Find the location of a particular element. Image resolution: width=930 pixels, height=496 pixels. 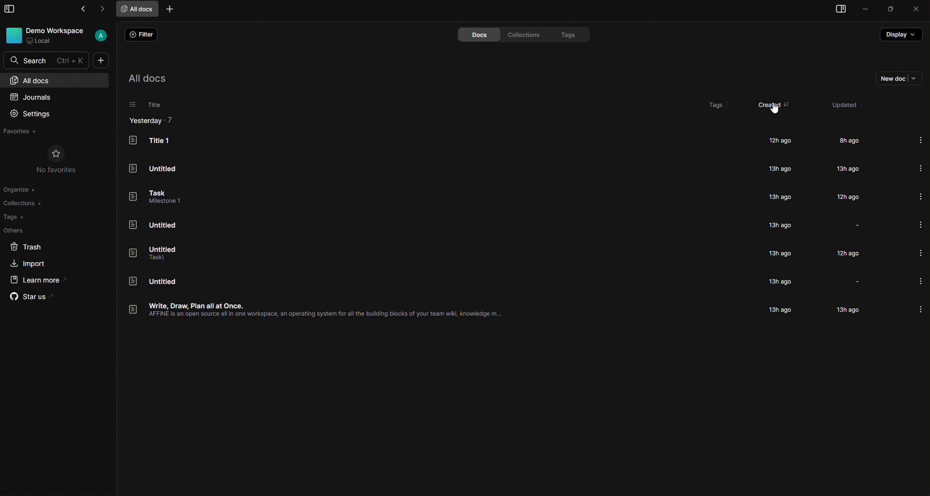

go back is located at coordinates (86, 9).